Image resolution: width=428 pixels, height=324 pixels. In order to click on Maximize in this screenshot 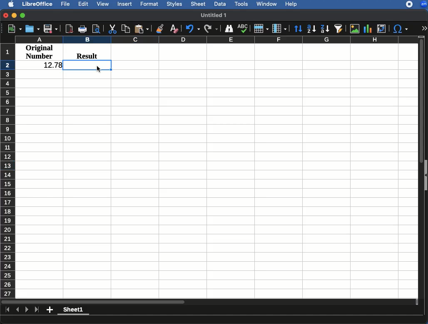, I will do `click(23, 16)`.